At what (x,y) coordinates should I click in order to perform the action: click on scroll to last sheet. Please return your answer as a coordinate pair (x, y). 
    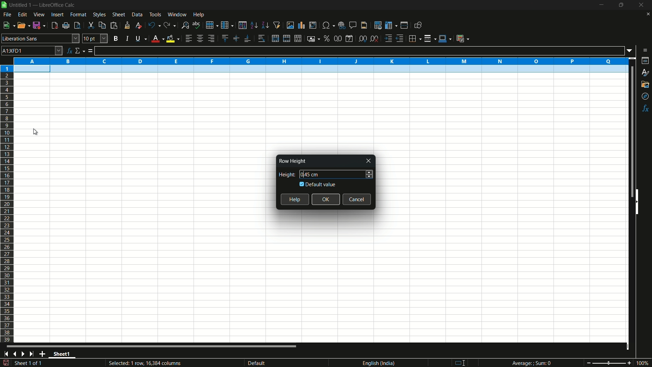
    Looking at the image, I should click on (34, 354).